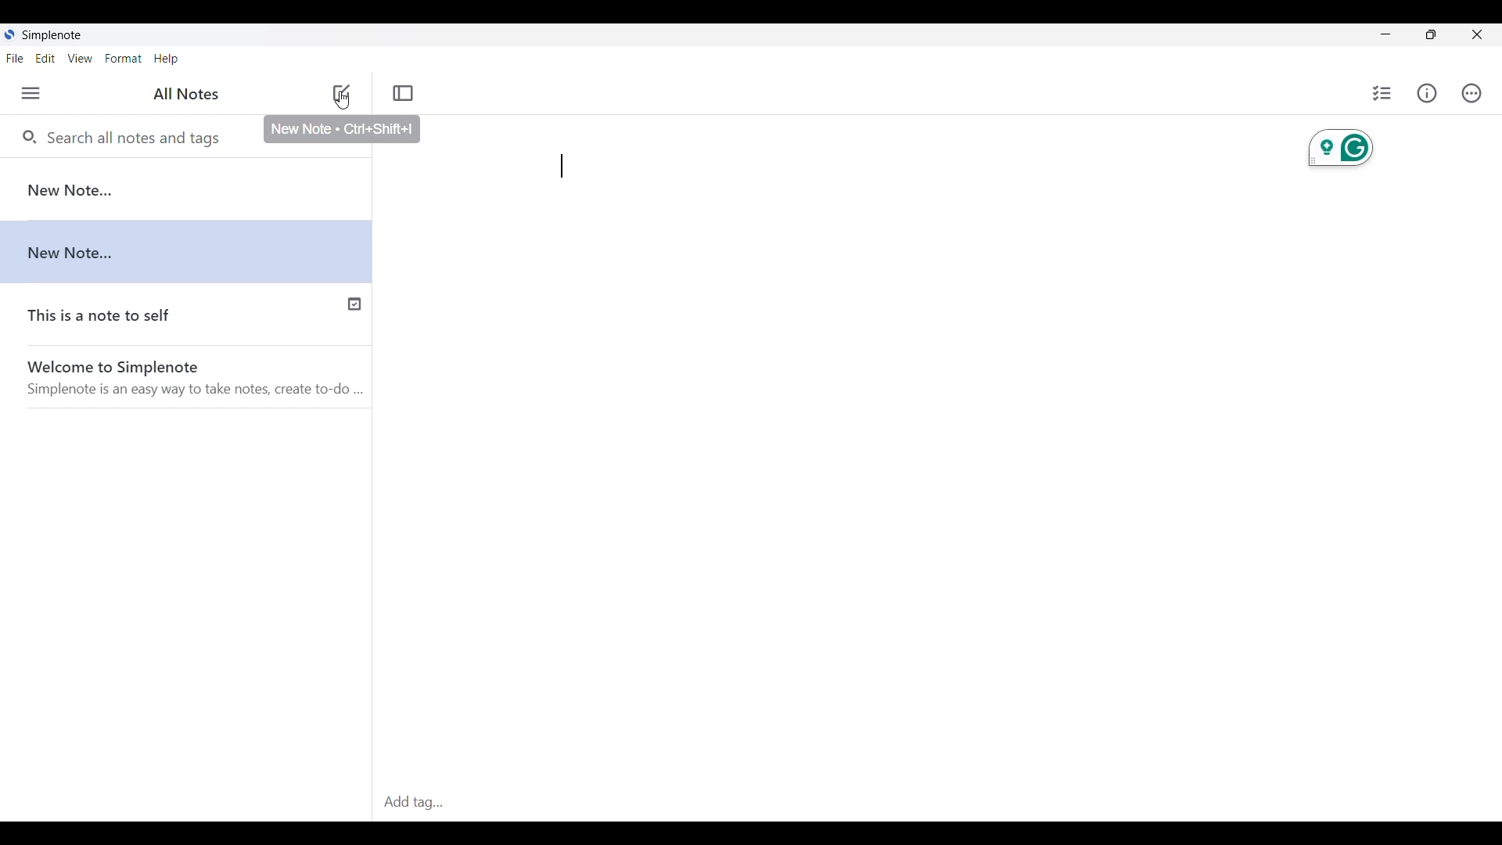 The image size is (1502, 845). Describe the element at coordinates (45, 58) in the screenshot. I see `Edit` at that location.